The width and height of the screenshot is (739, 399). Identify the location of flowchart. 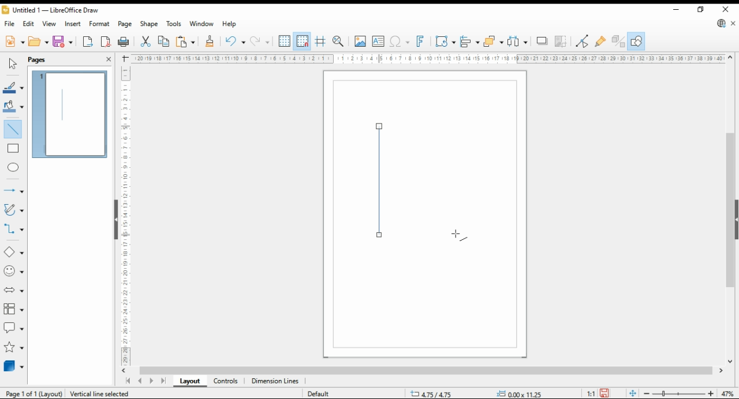
(14, 310).